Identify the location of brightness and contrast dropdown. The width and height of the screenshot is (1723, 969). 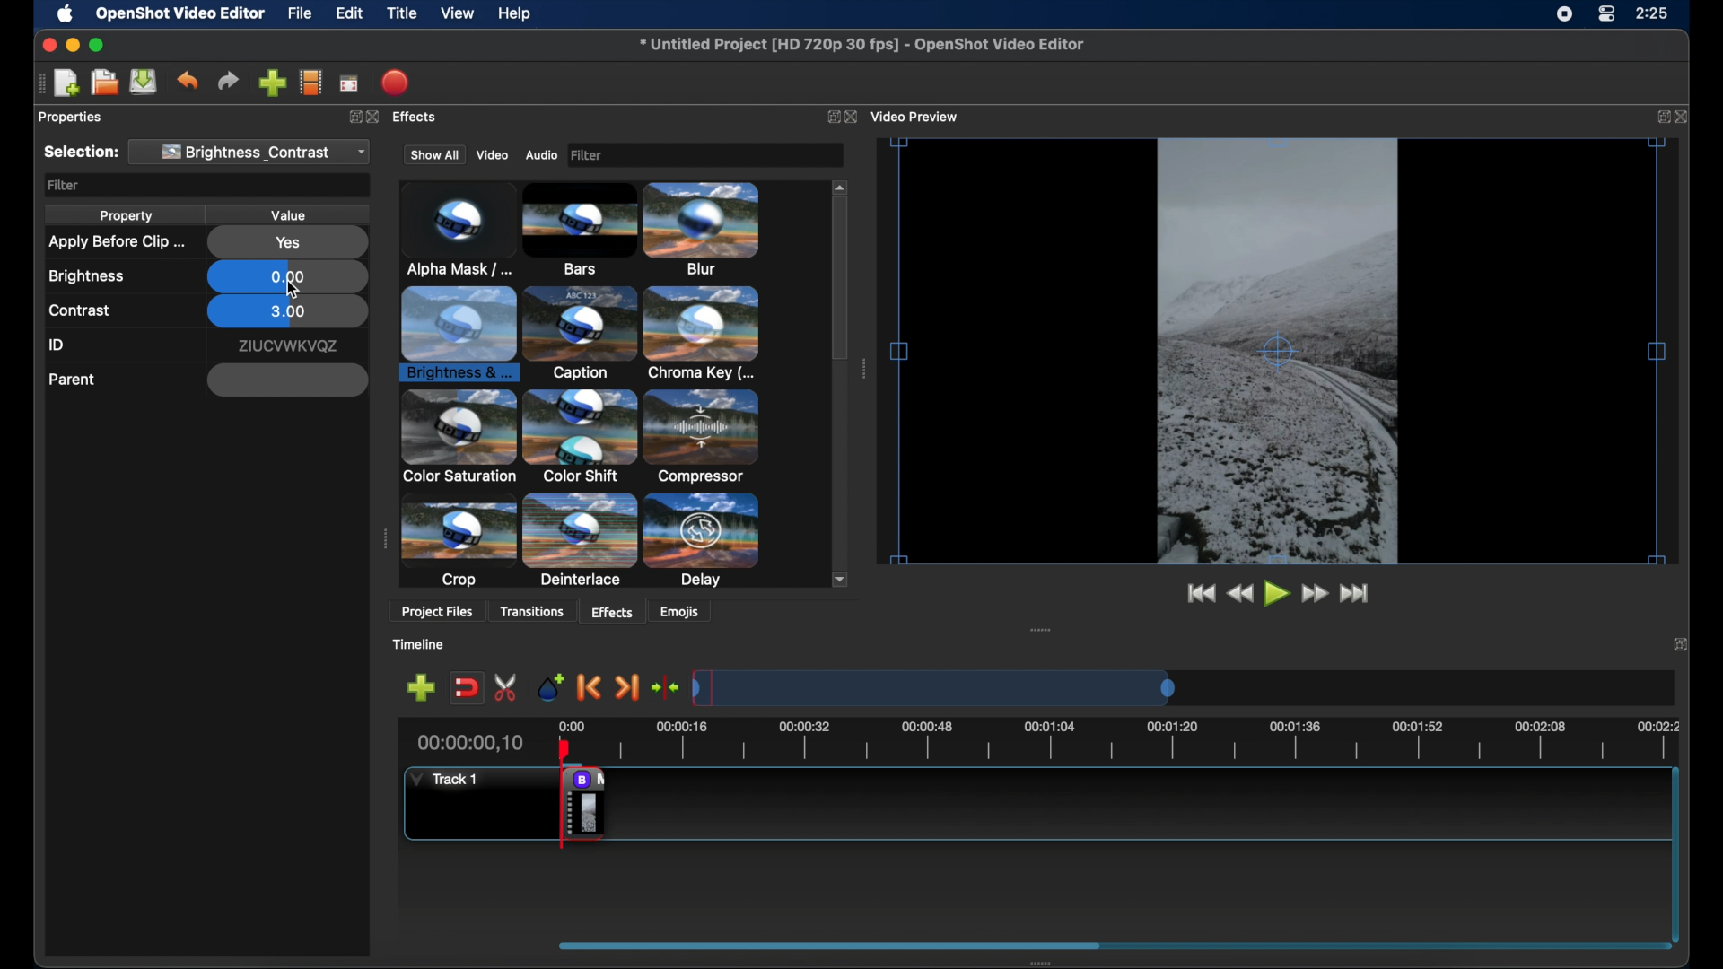
(255, 152).